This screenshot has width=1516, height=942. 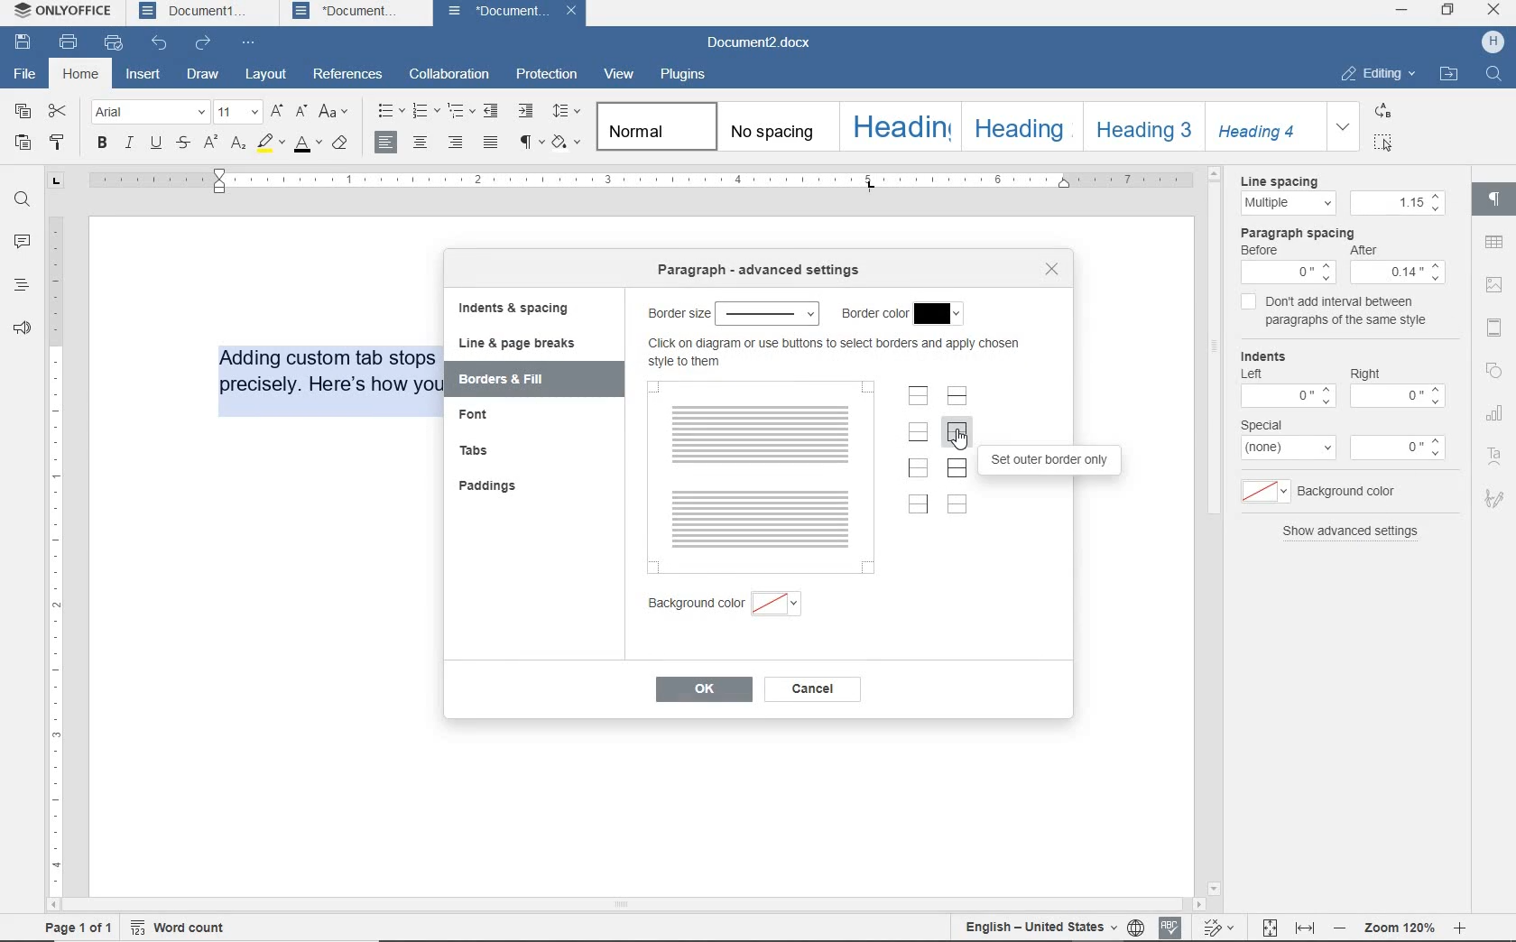 What do you see at coordinates (573, 13) in the screenshot?
I see `close` at bounding box center [573, 13].